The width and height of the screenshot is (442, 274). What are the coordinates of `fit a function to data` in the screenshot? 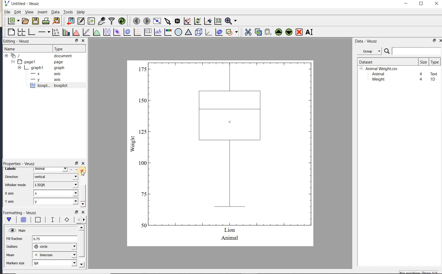 It's located at (86, 32).